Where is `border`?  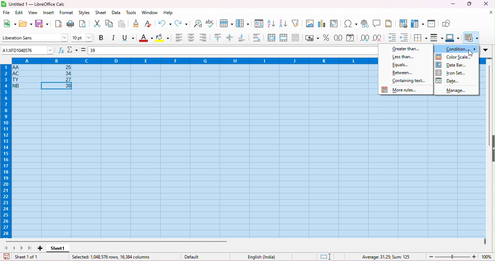 border is located at coordinates (420, 38).